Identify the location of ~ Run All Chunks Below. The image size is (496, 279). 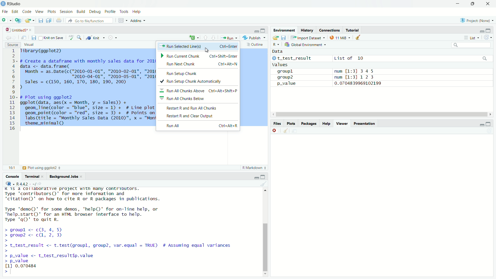
(185, 99).